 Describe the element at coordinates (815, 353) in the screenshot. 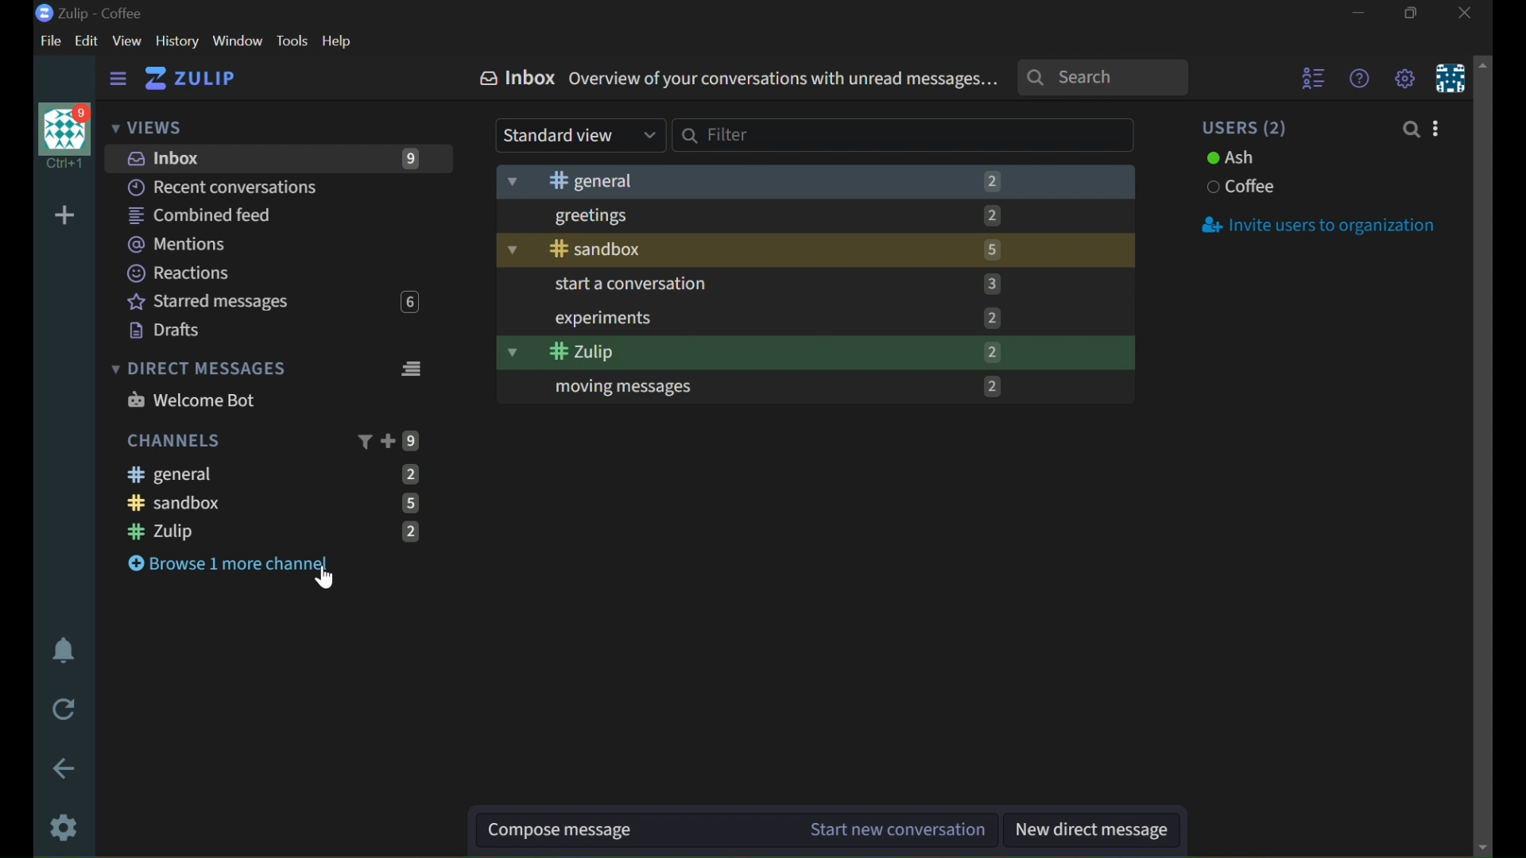

I see `ZULIP` at that location.